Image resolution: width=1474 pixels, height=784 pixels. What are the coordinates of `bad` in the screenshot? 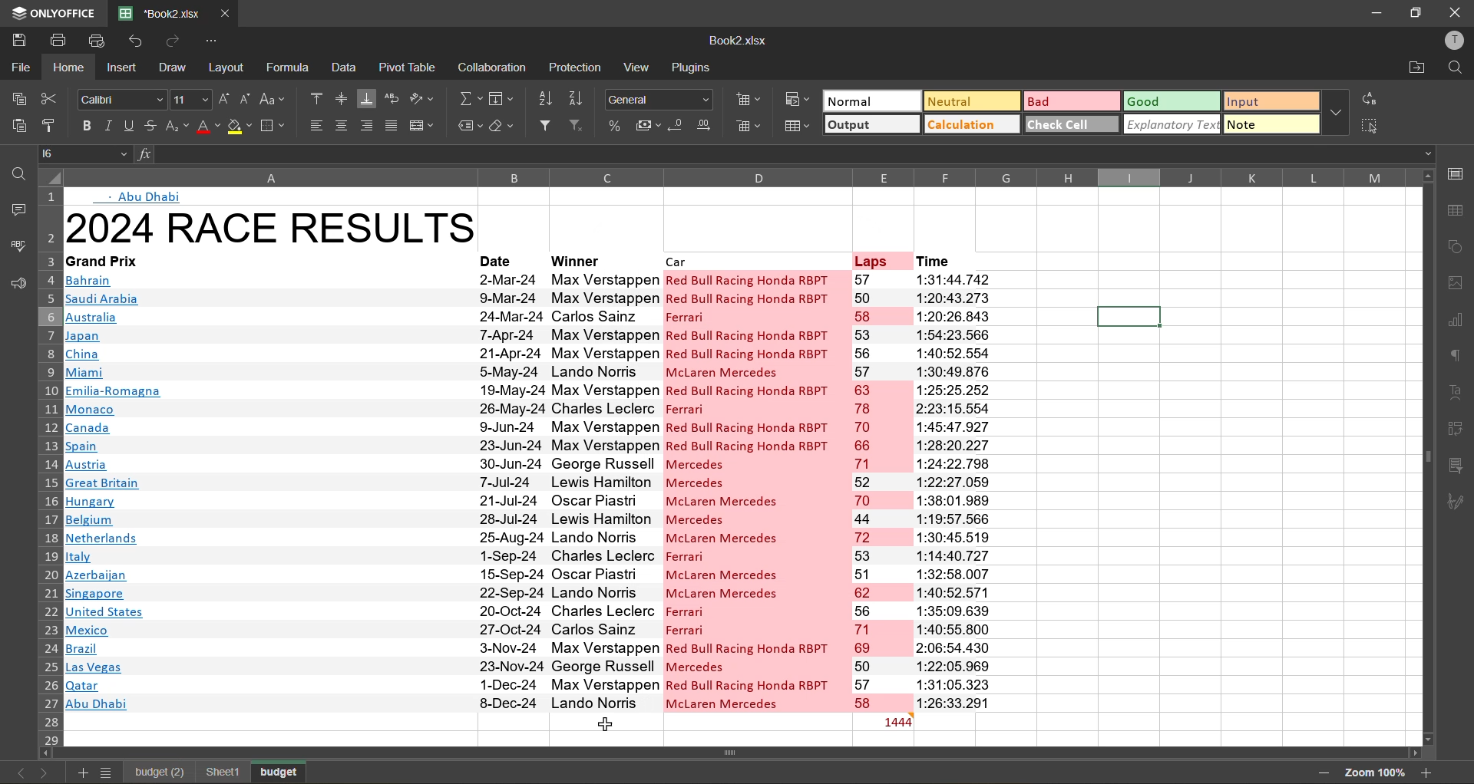 It's located at (1069, 100).